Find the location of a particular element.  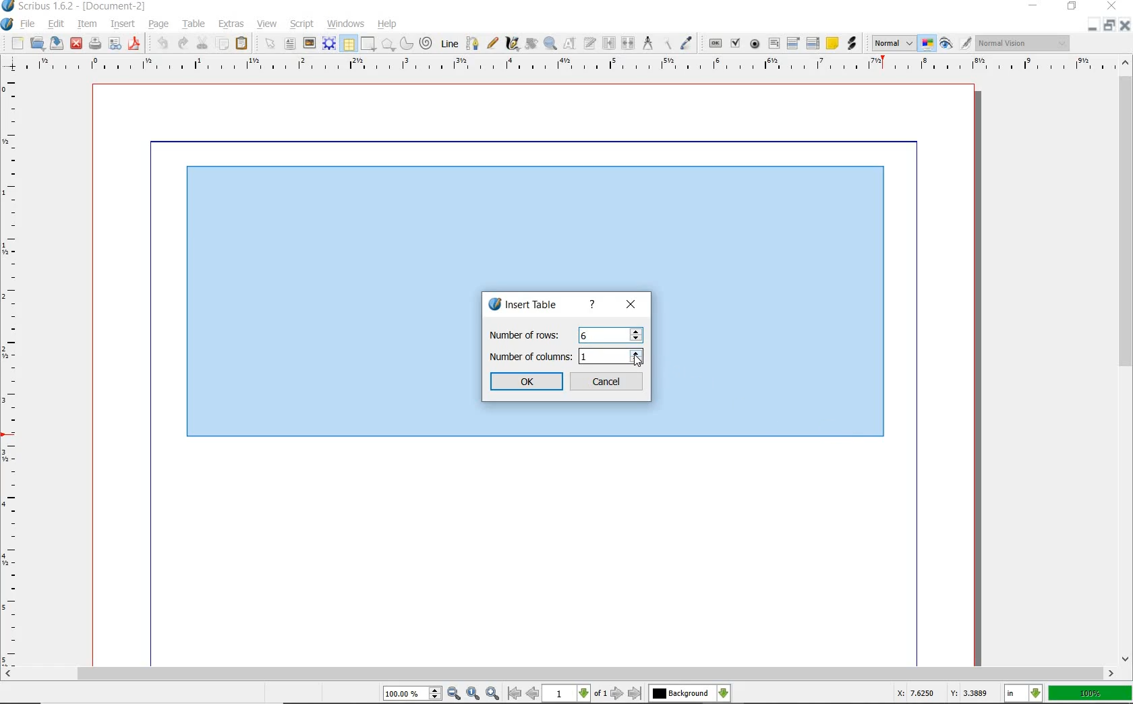

ok is located at coordinates (526, 382).